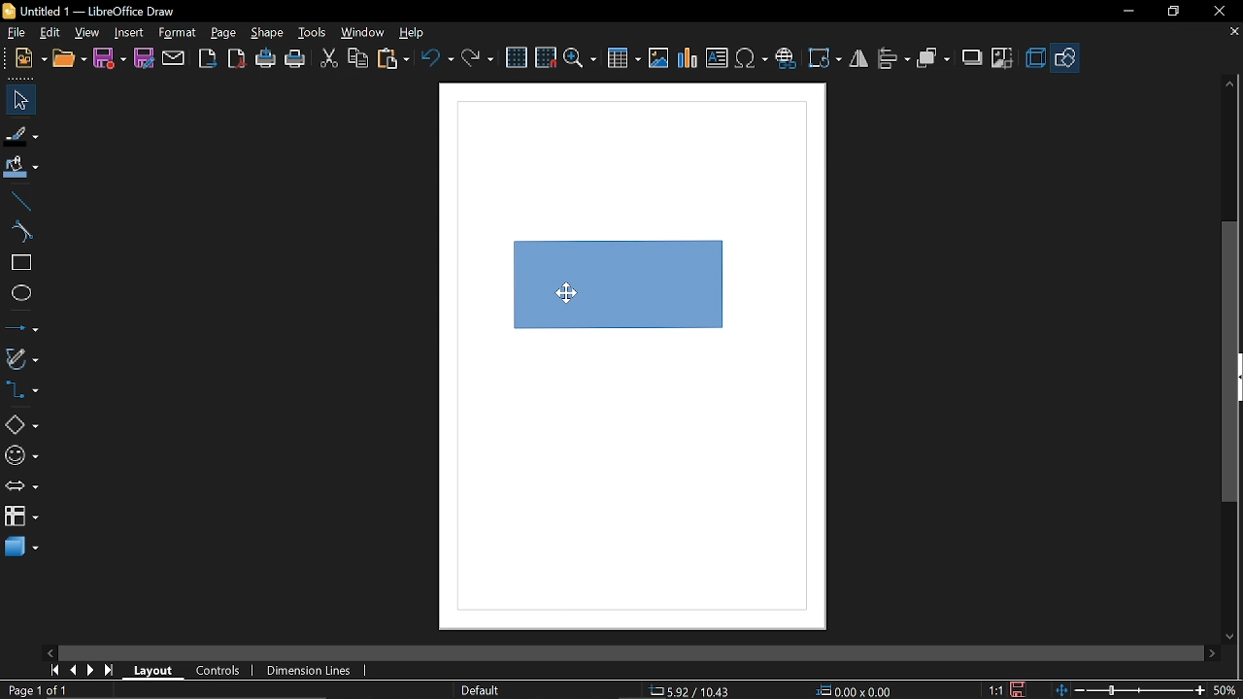 This screenshot has height=699, width=1243. I want to click on close tab, so click(1233, 33).